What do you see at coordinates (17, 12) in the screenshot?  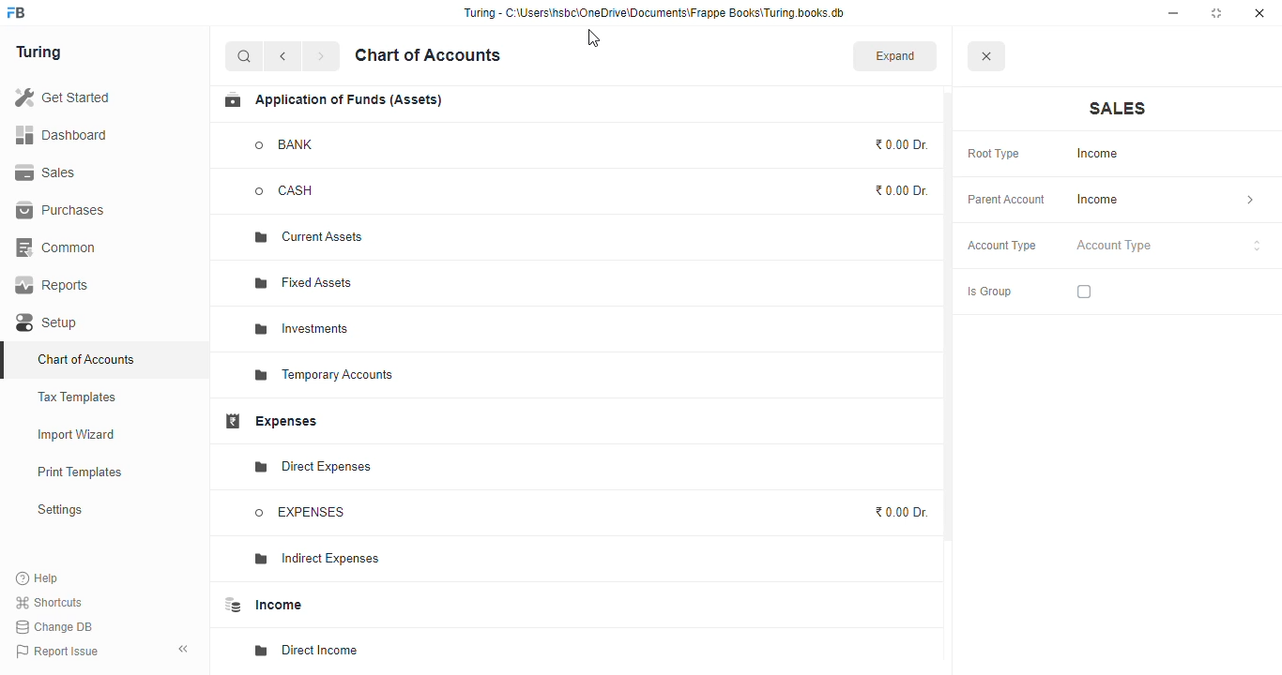 I see `logo` at bounding box center [17, 12].